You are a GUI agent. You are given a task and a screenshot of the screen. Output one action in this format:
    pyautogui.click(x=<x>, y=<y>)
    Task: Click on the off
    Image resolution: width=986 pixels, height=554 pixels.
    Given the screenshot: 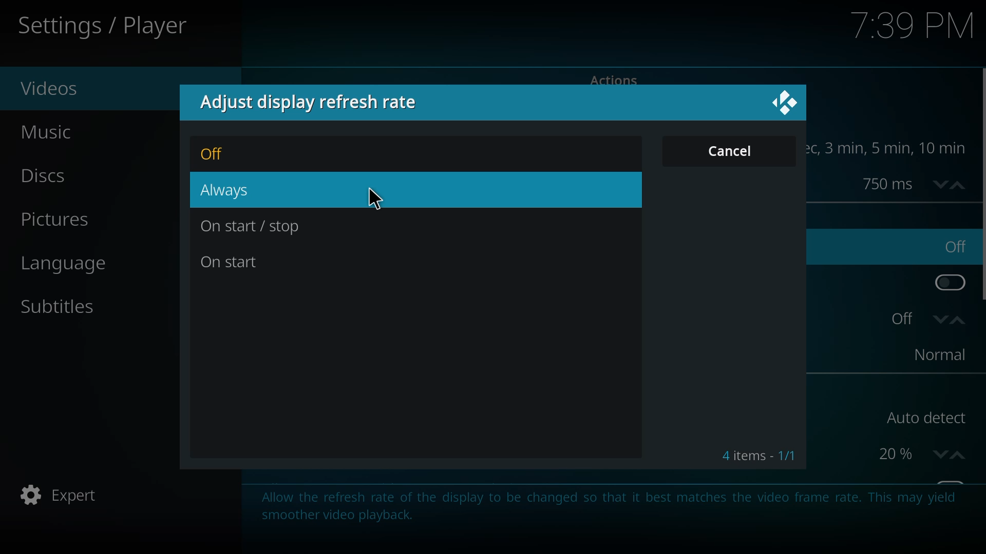 What is the action you would take?
    pyautogui.click(x=925, y=319)
    